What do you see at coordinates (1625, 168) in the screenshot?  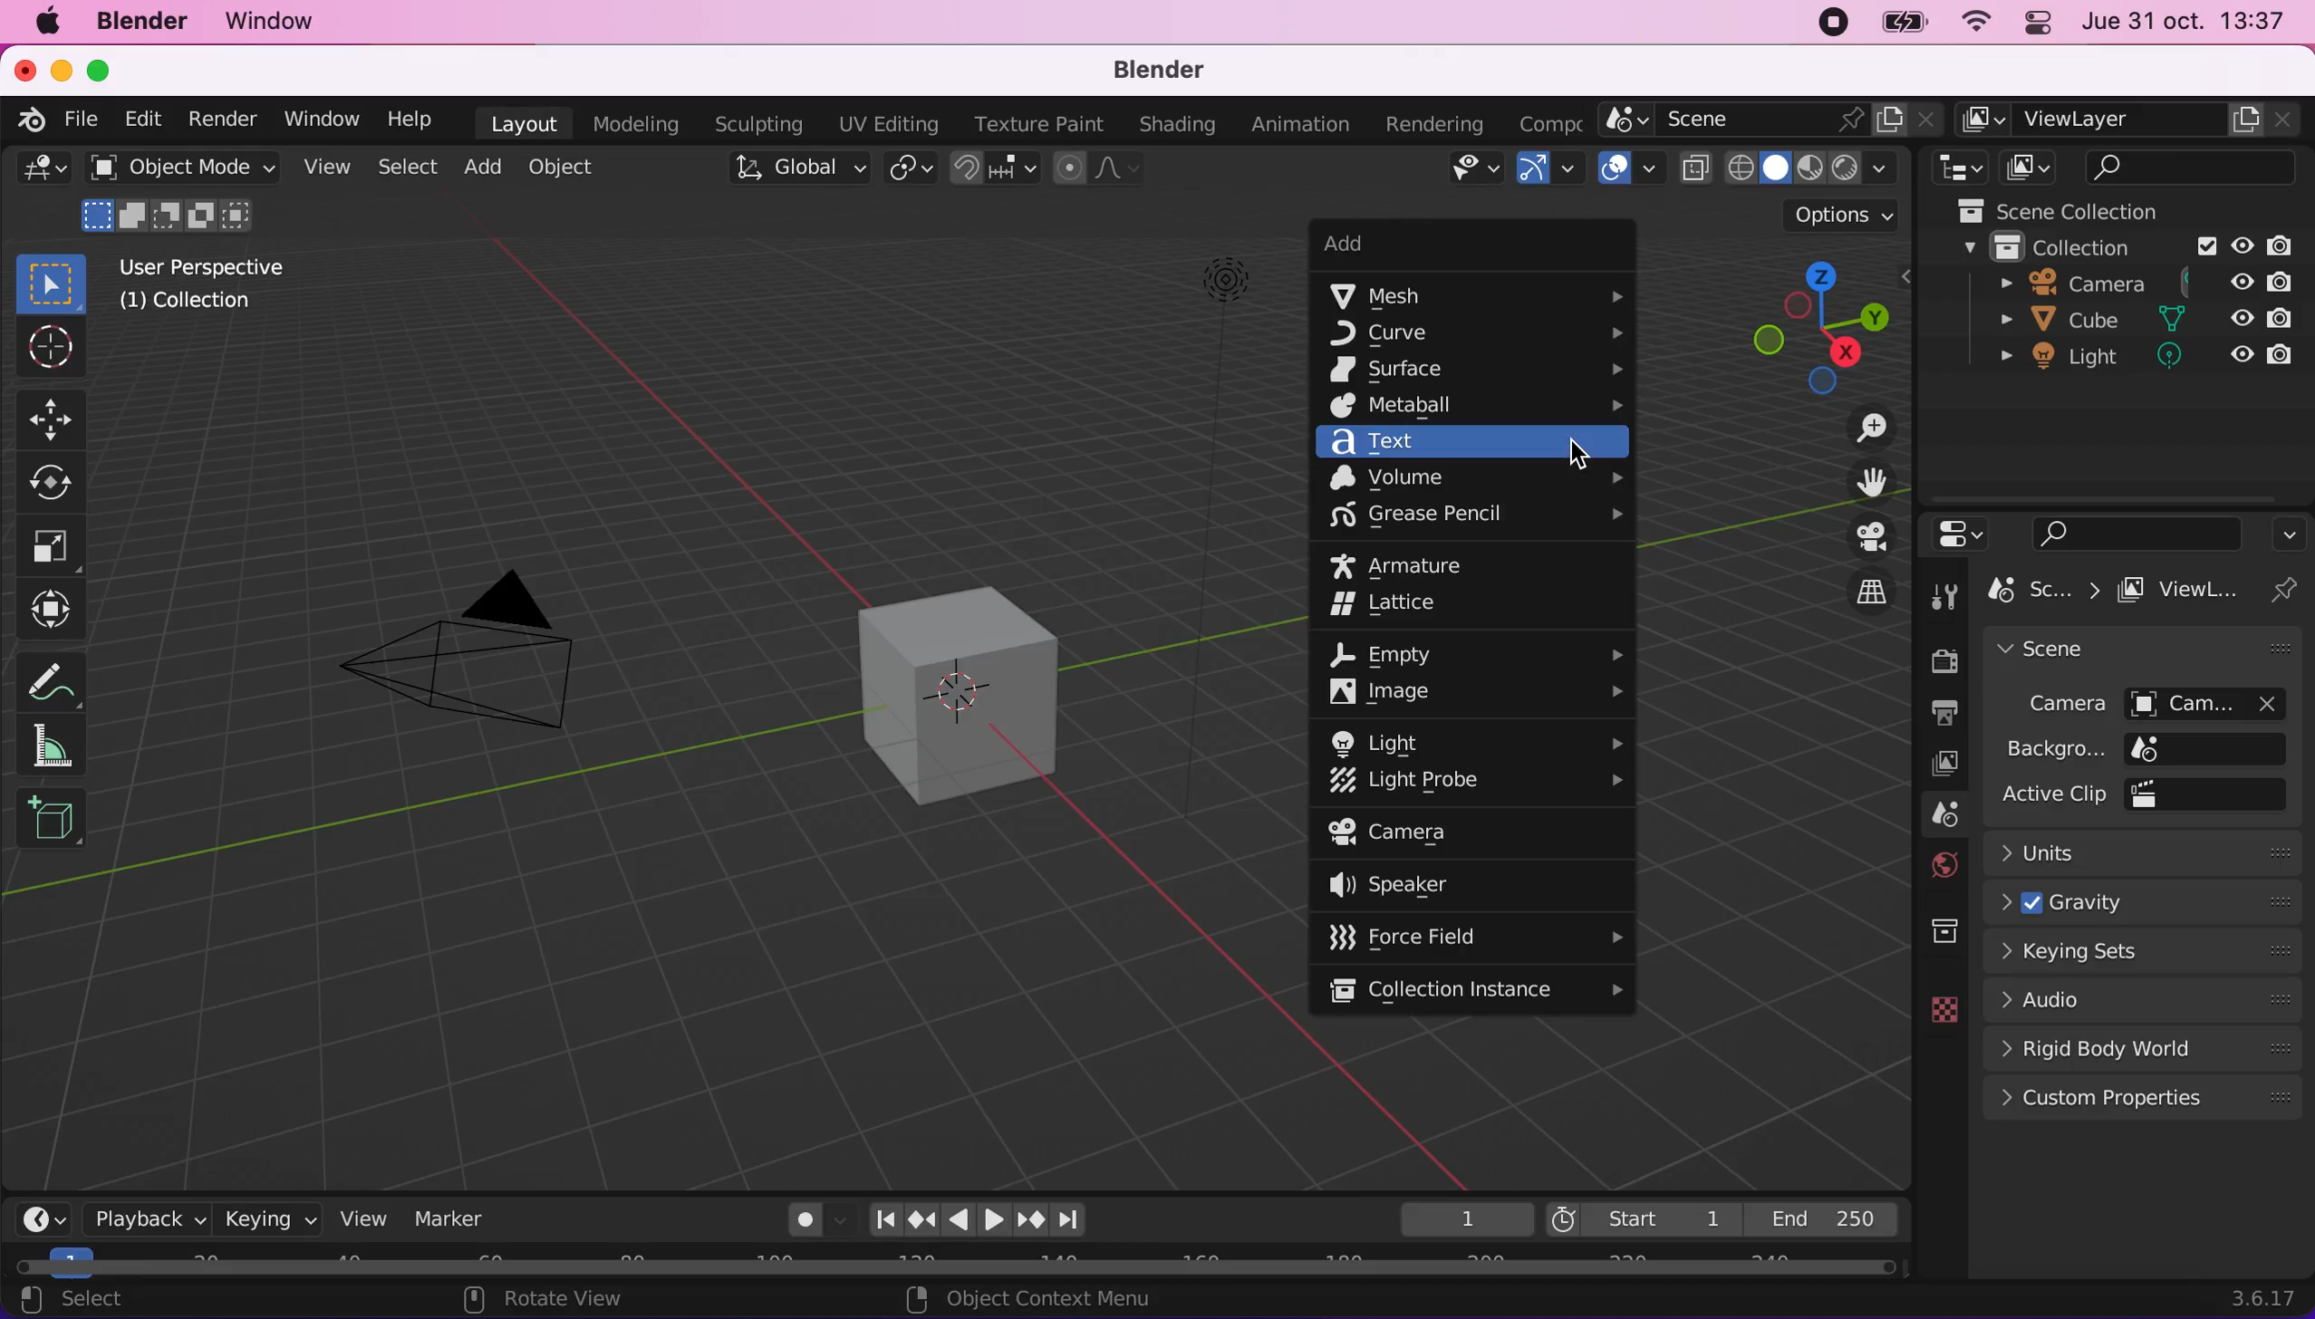 I see `overlays` at bounding box center [1625, 168].